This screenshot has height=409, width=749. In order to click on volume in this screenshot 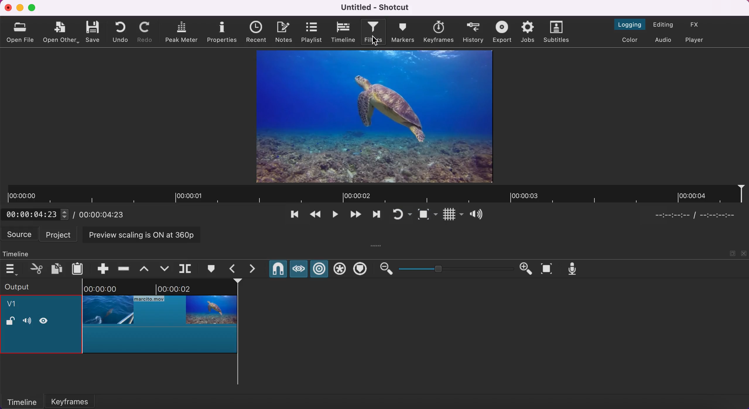, I will do `click(27, 322)`.